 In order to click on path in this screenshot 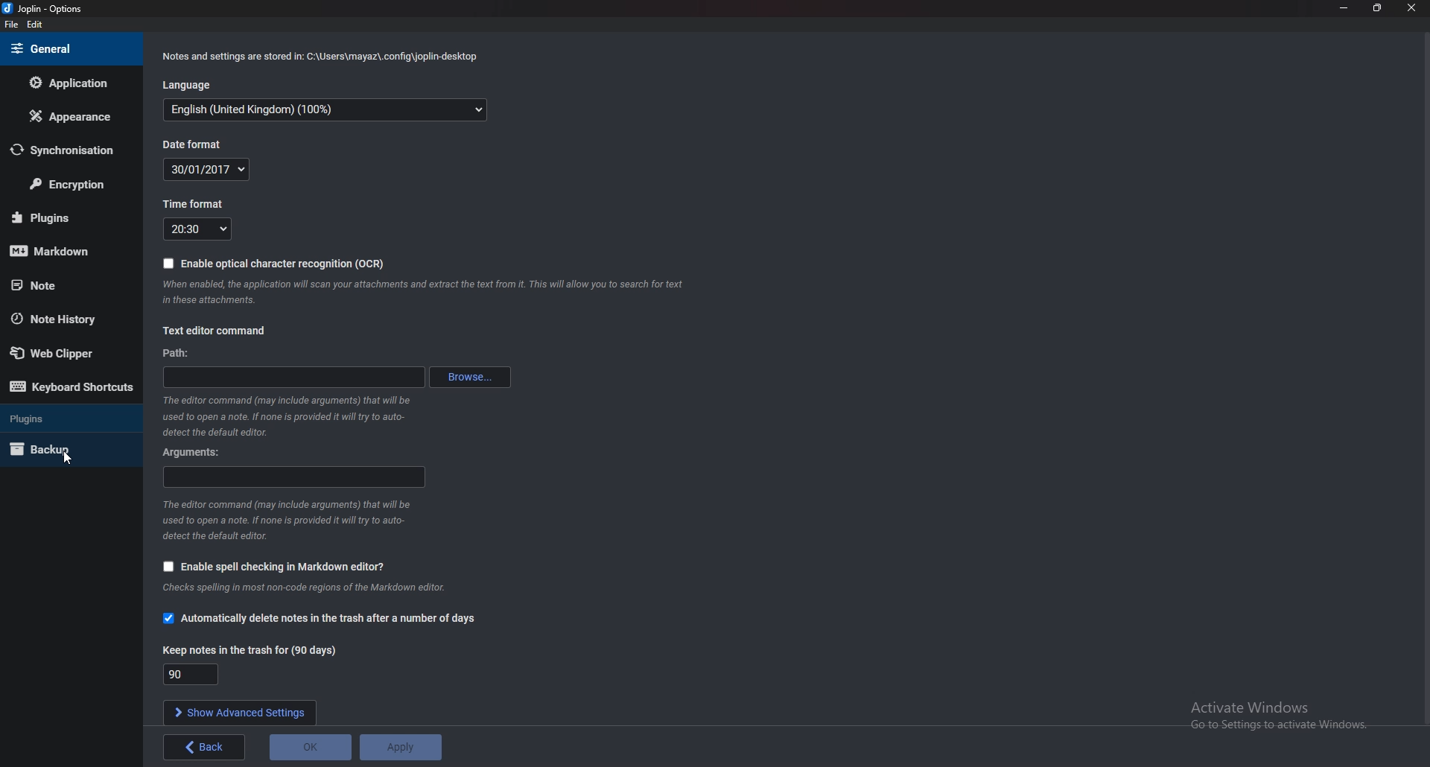, I will do `click(181, 353)`.